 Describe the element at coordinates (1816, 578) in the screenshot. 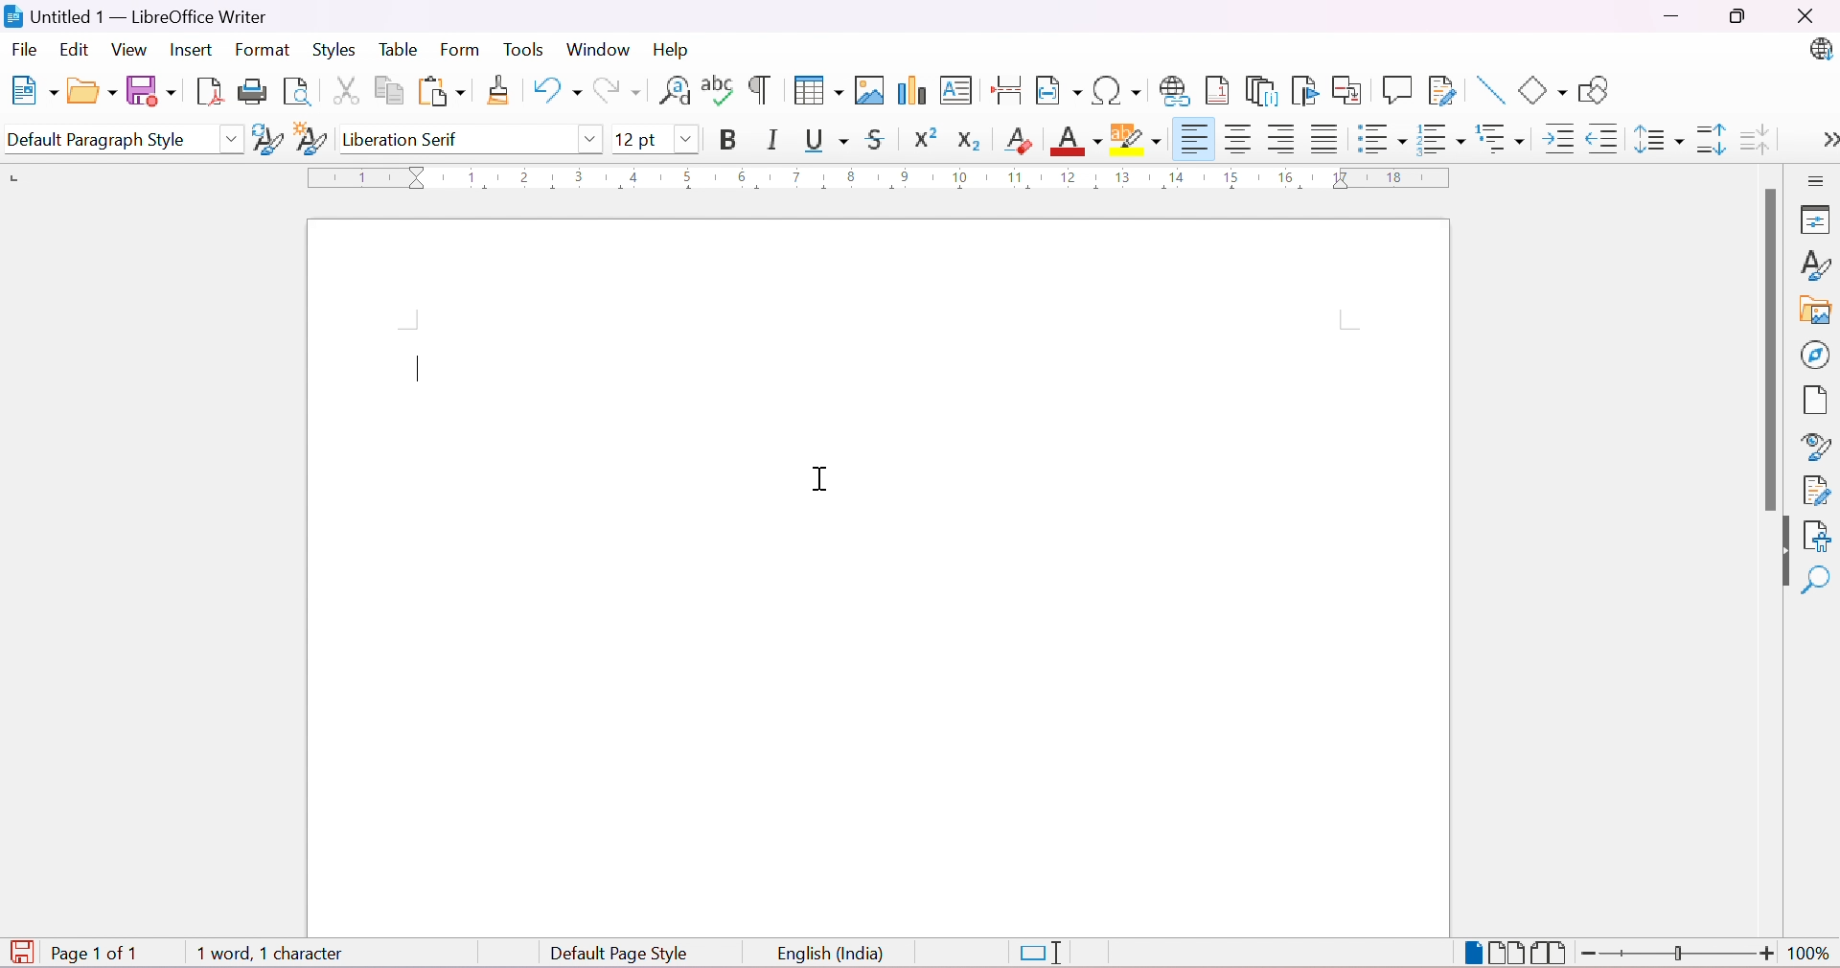

I see `Find` at that location.